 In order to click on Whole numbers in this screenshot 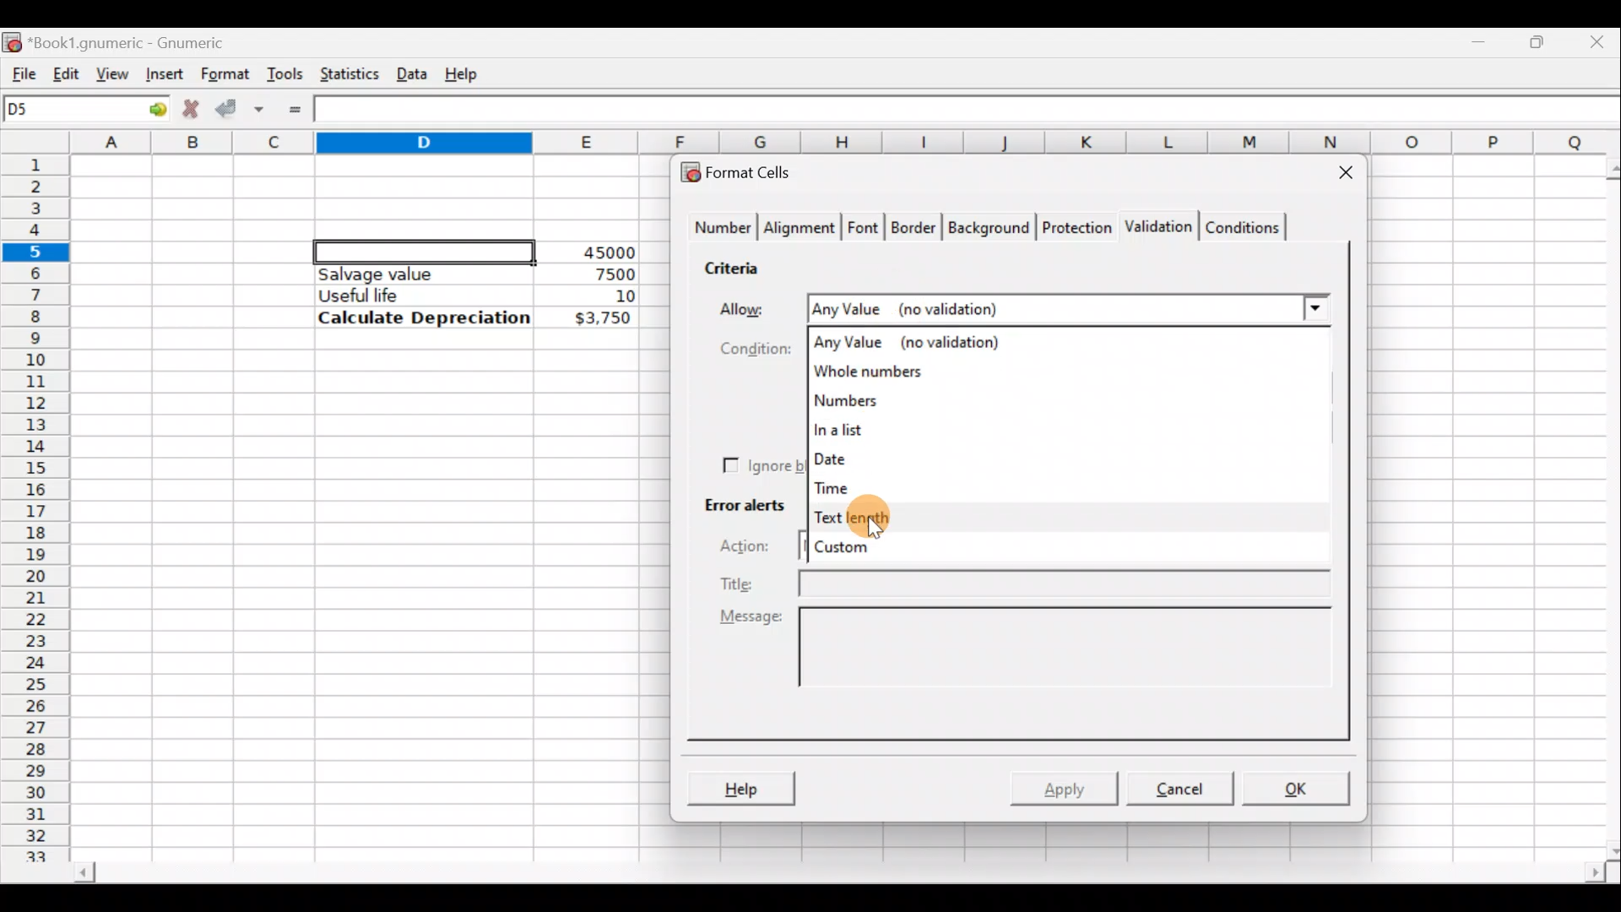, I will do `click(885, 372)`.